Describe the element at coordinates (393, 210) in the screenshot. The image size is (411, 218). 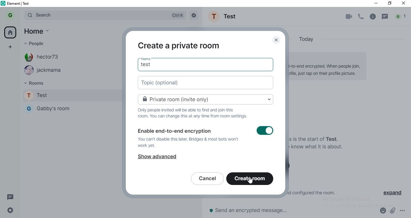
I see `attachment` at that location.